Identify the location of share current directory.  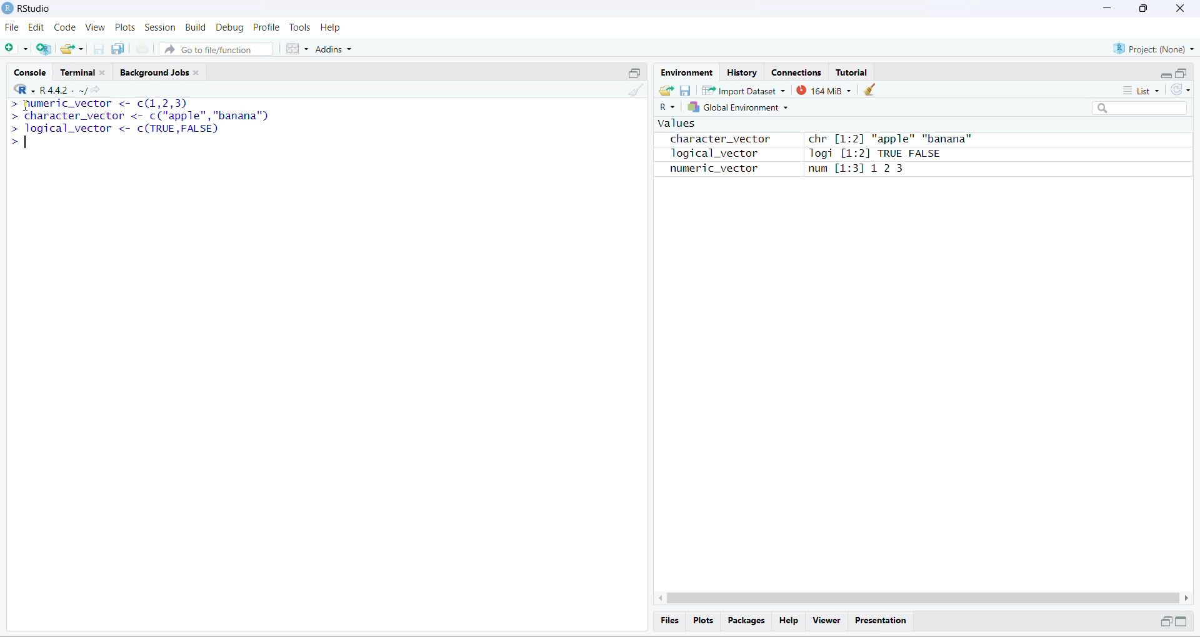
(90, 92).